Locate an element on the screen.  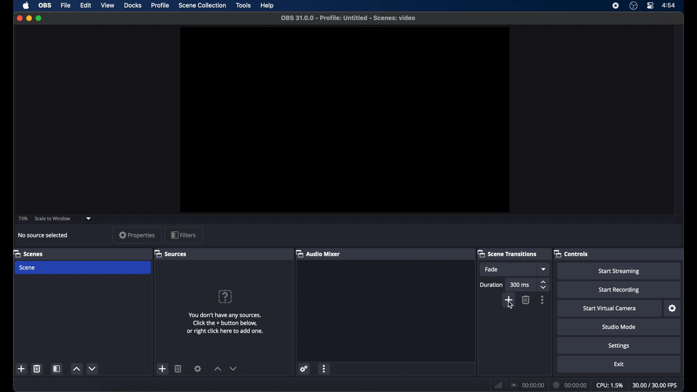
add is located at coordinates (21, 368).